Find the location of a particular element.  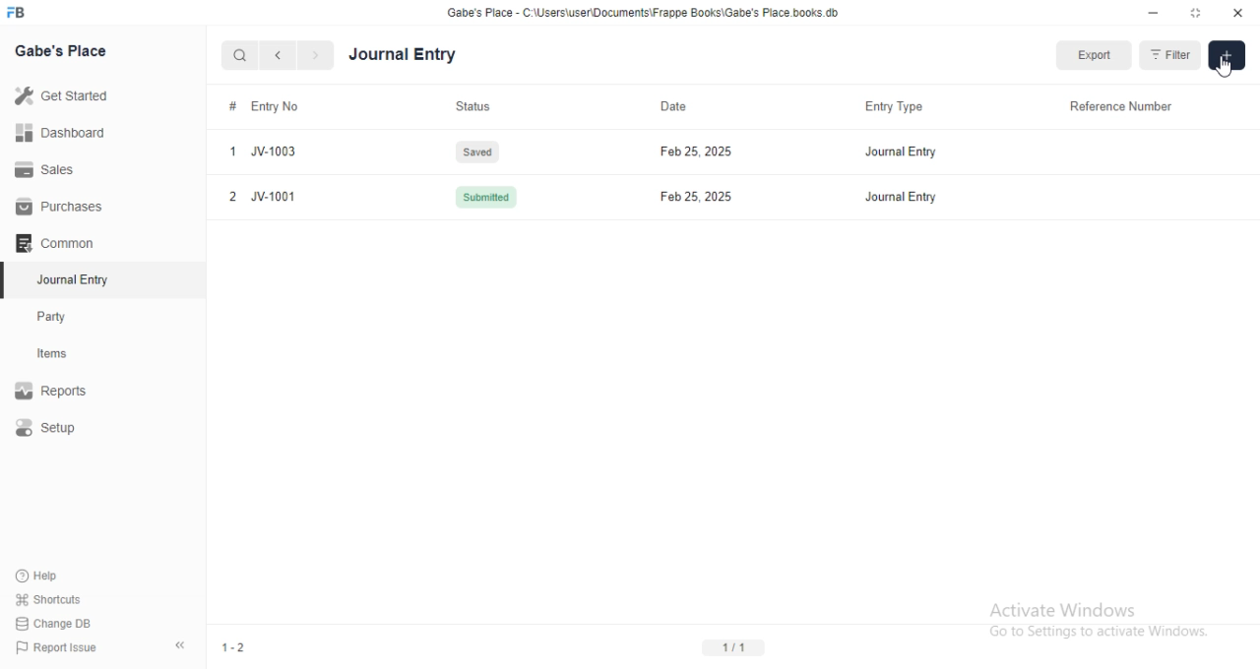

Sales is located at coordinates (48, 171).